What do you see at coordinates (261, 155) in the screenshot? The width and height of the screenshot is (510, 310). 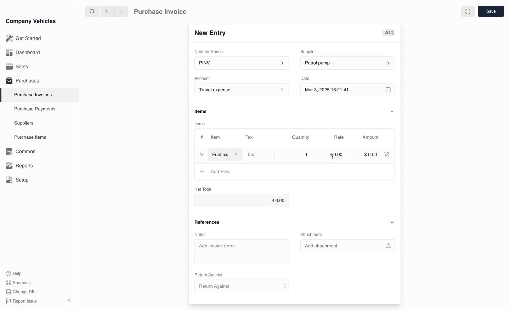 I see `Tax ` at bounding box center [261, 155].